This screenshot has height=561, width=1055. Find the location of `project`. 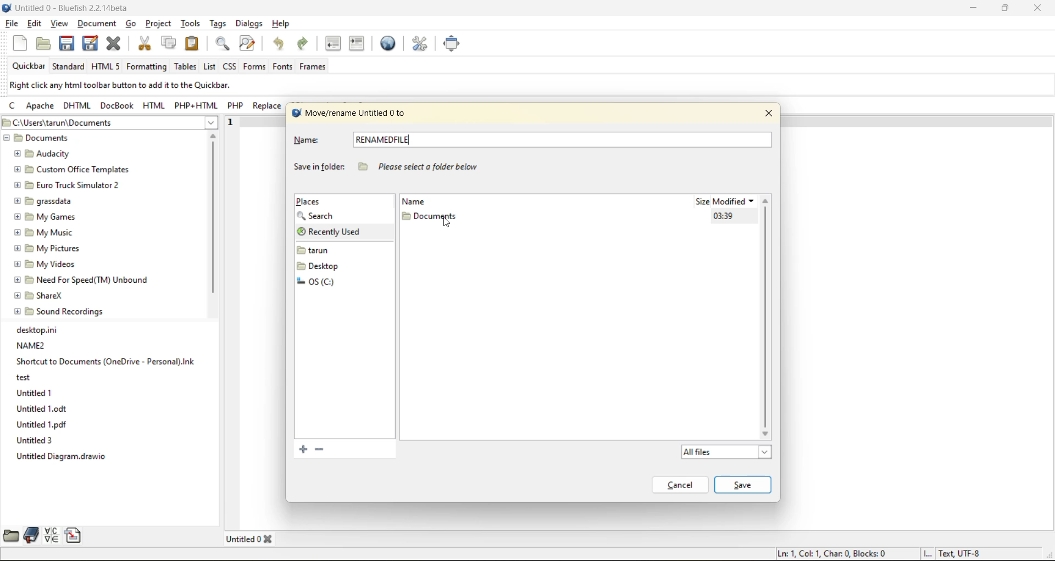

project is located at coordinates (160, 25).